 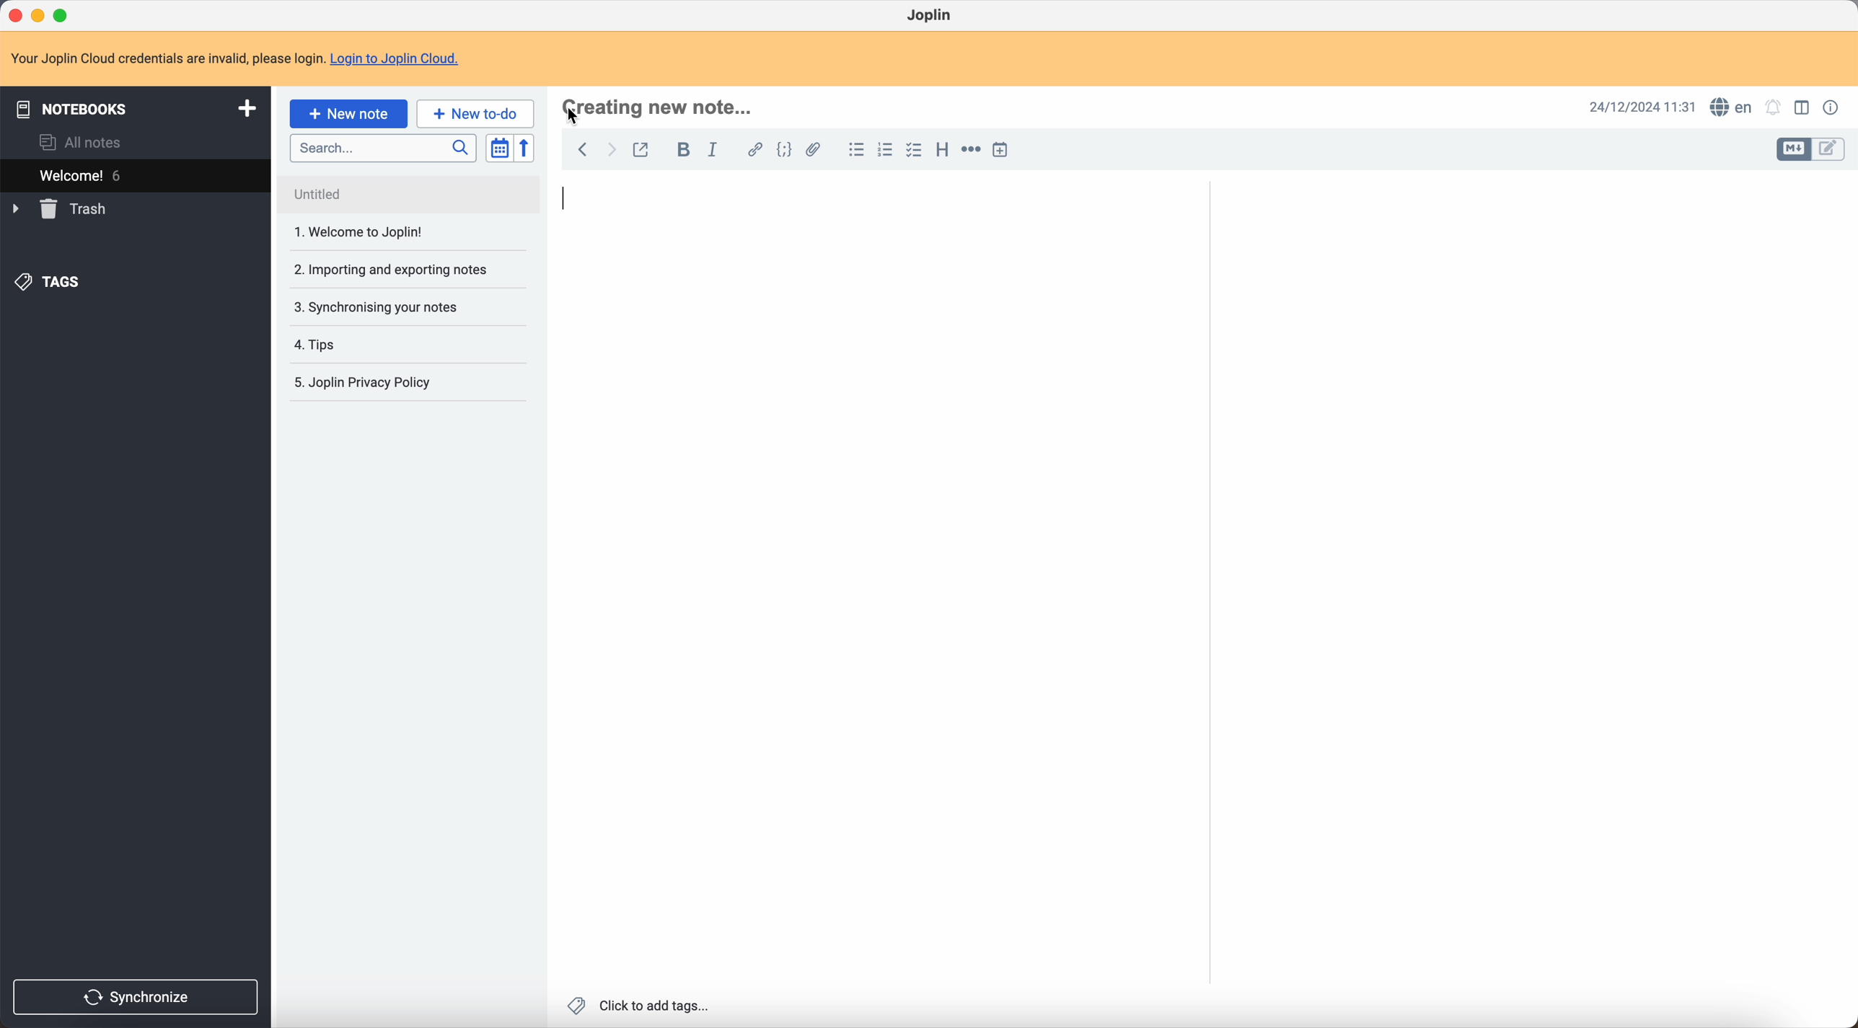 What do you see at coordinates (814, 149) in the screenshot?
I see `attach file` at bounding box center [814, 149].